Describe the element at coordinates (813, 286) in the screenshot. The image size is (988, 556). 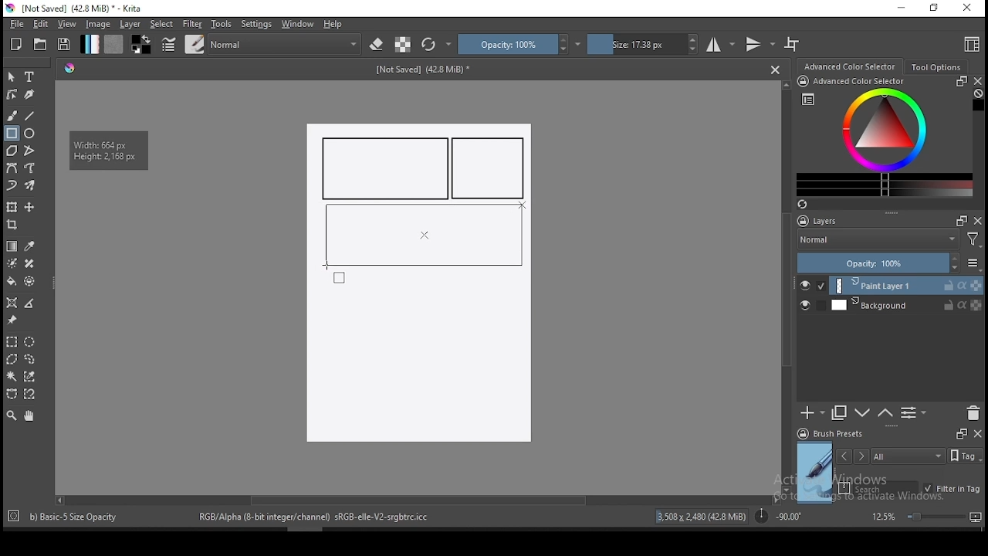
I see `layer visibility on/off` at that location.